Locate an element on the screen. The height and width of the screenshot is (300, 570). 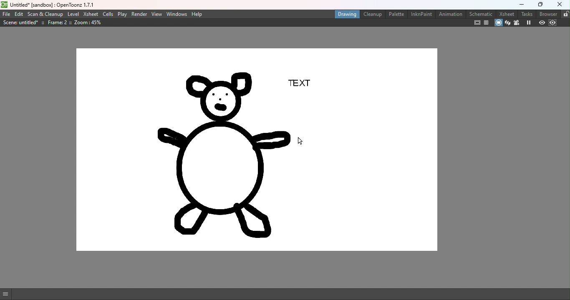
Schematic is located at coordinates (481, 14).